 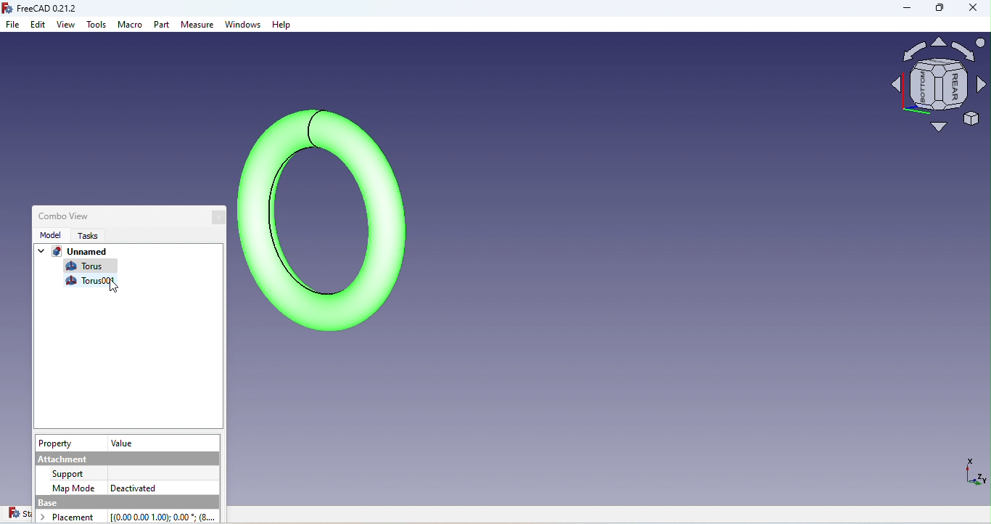 I want to click on Minimize, so click(x=900, y=10).